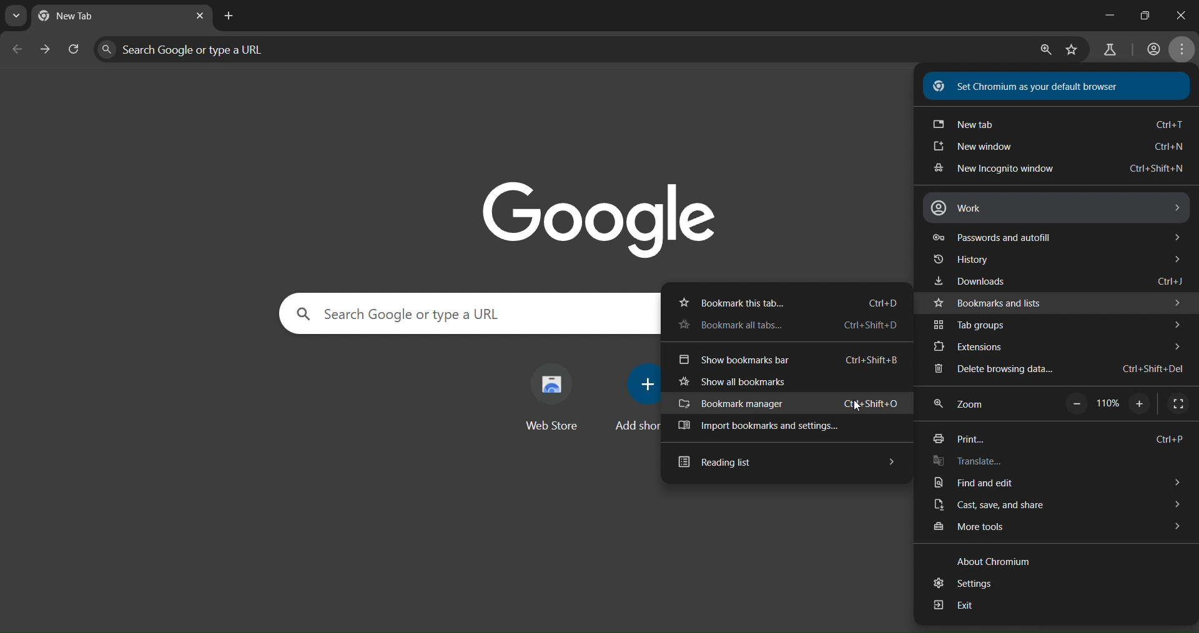 Image resolution: width=1199 pixels, height=633 pixels. Describe the element at coordinates (1058, 434) in the screenshot. I see `print` at that location.